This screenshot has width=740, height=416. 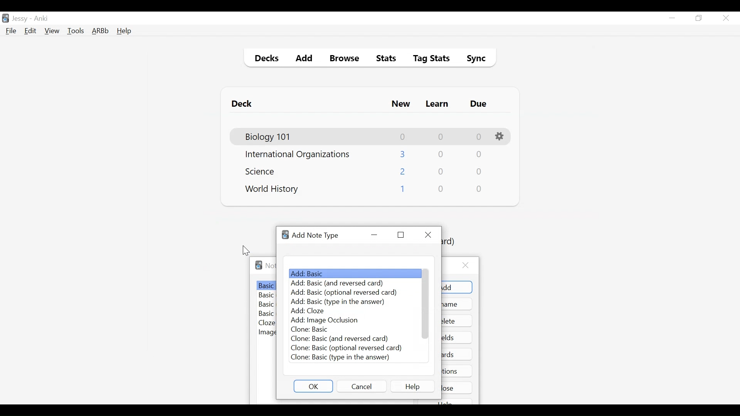 What do you see at coordinates (244, 104) in the screenshot?
I see `Deck` at bounding box center [244, 104].